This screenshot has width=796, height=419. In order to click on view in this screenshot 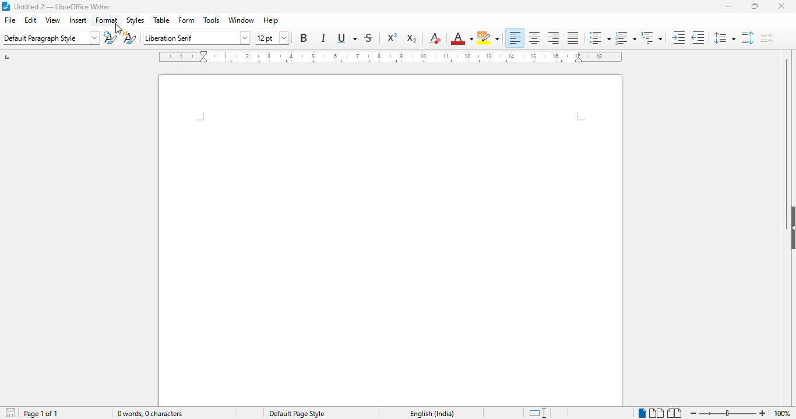, I will do `click(52, 20)`.